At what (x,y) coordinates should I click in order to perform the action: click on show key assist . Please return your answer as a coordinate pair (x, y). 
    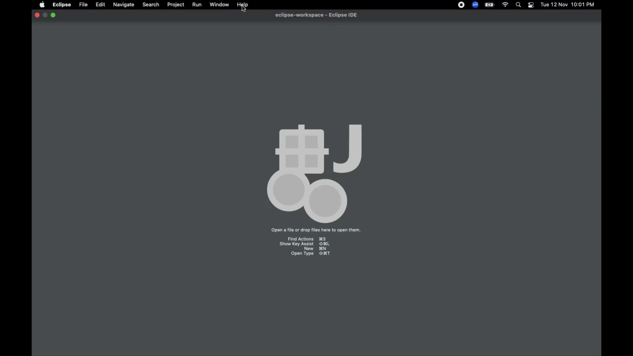
    Looking at the image, I should click on (305, 245).